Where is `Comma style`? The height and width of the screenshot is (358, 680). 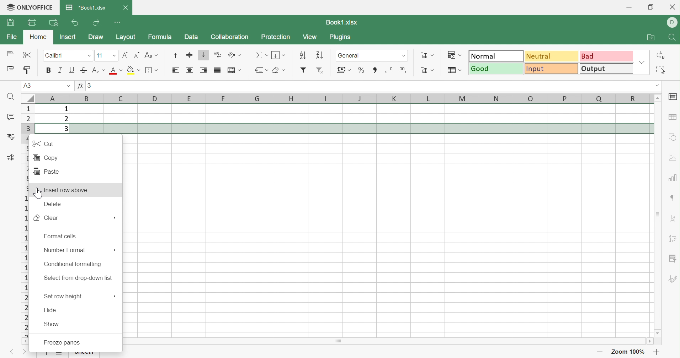
Comma style is located at coordinates (374, 70).